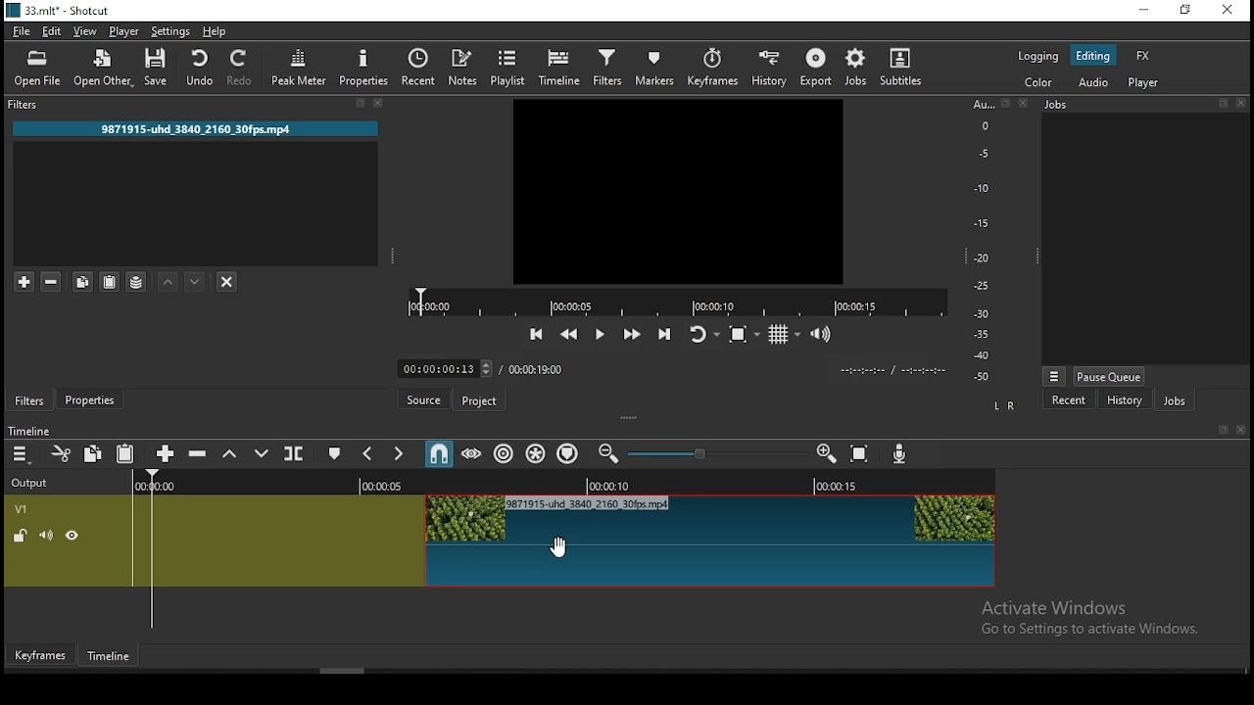 The width and height of the screenshot is (1254, 705). What do you see at coordinates (38, 70) in the screenshot?
I see `open file` at bounding box center [38, 70].